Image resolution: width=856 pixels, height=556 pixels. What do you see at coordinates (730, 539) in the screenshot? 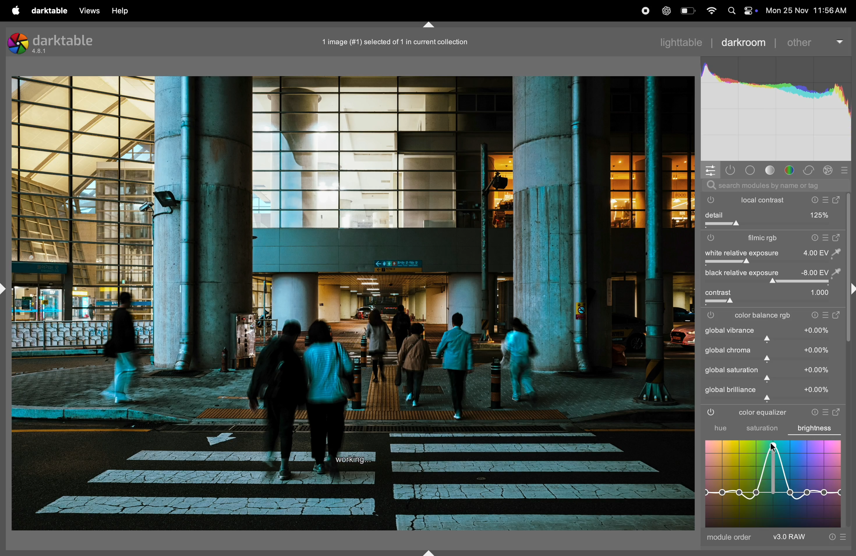
I see `module order` at bounding box center [730, 539].